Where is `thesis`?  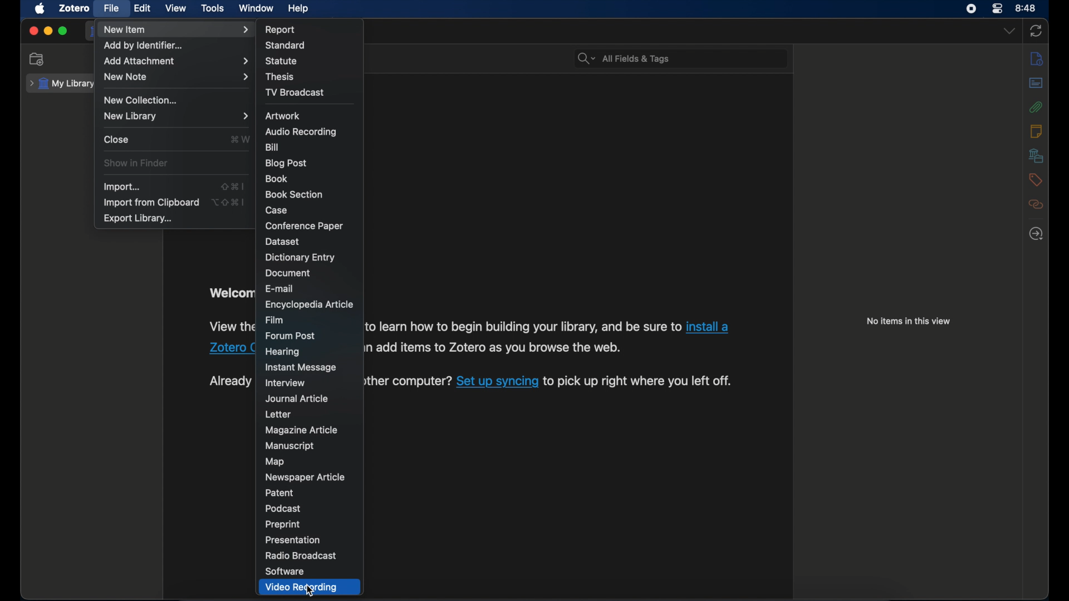 thesis is located at coordinates (281, 76).